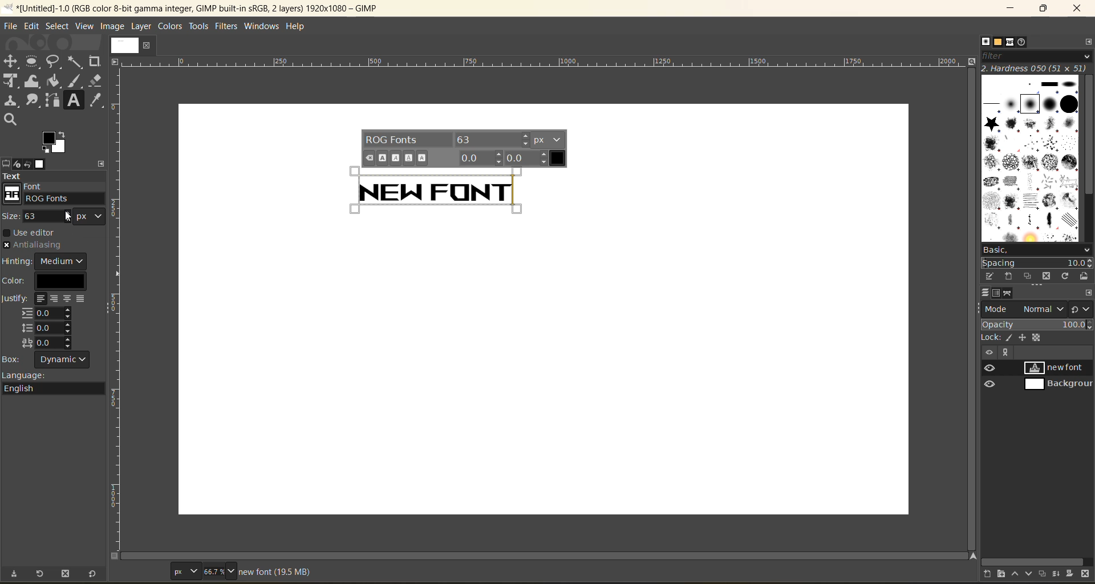 This screenshot has height=584, width=1095. I want to click on filters, so click(229, 27).